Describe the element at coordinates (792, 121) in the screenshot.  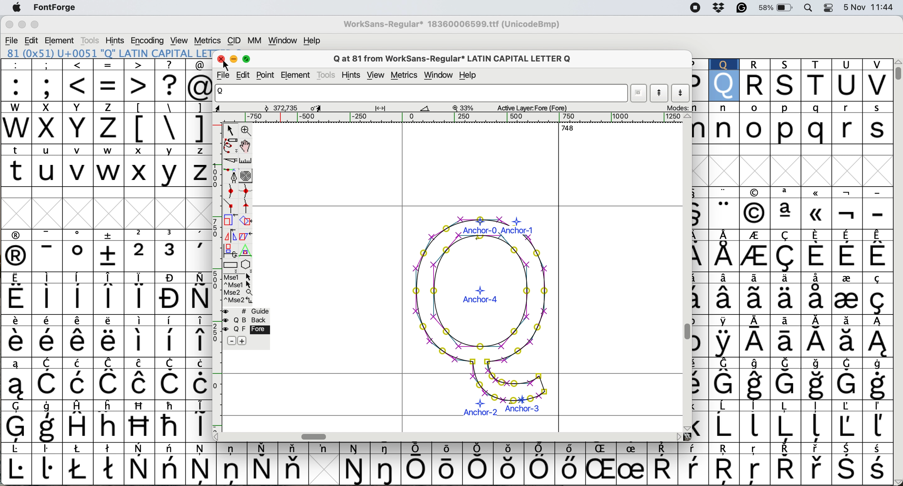
I see `lowercase letters` at that location.